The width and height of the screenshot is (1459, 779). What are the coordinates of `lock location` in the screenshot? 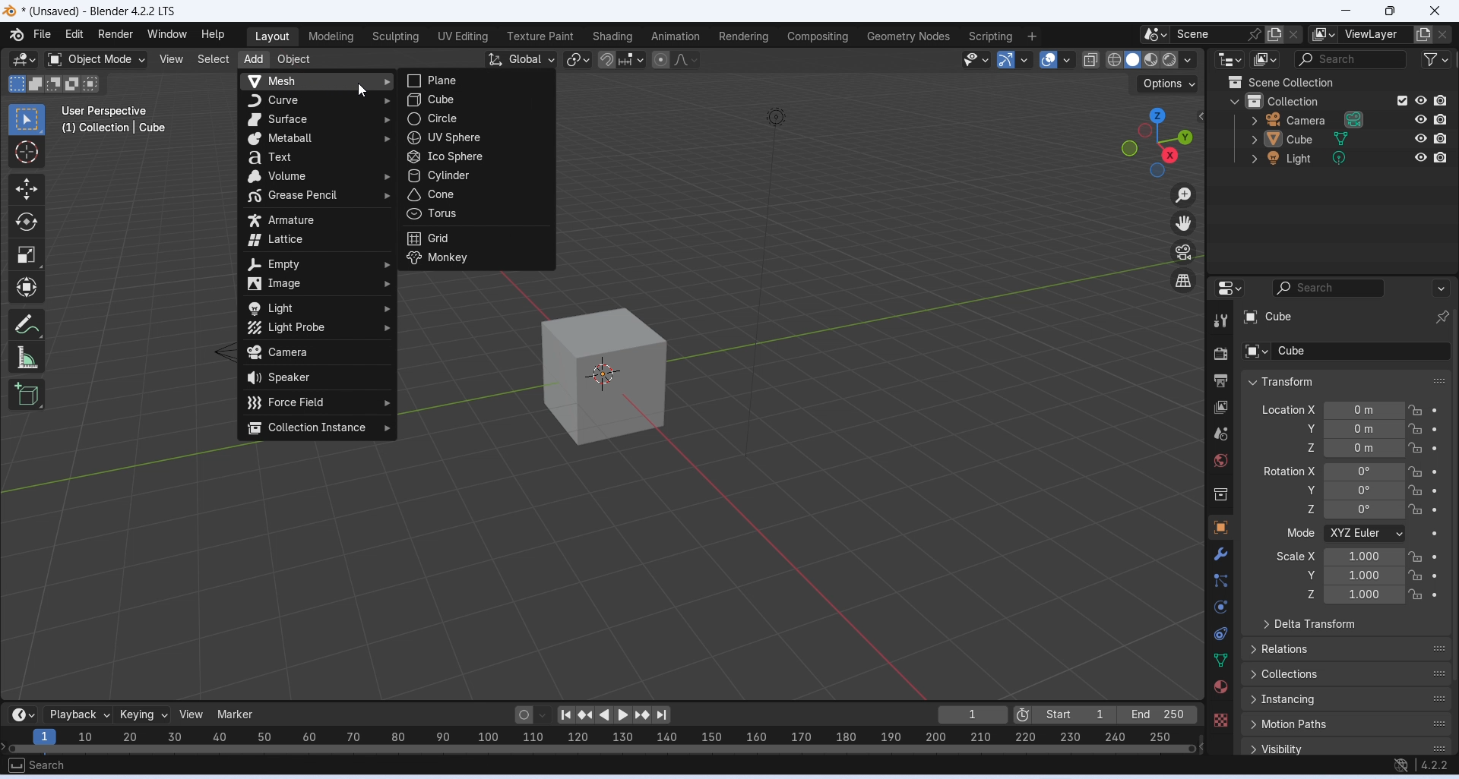 It's located at (1415, 429).